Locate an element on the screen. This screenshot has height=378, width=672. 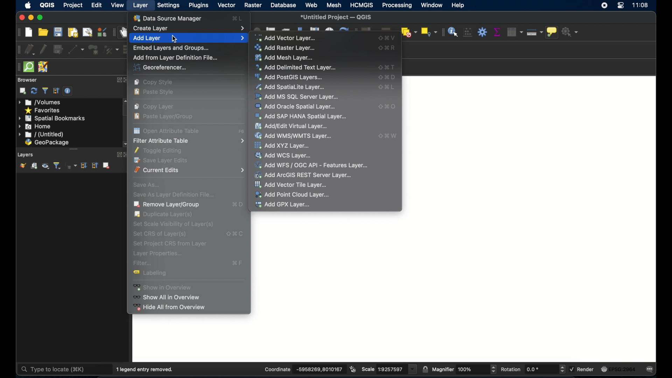
addresser layer is located at coordinates (285, 48).